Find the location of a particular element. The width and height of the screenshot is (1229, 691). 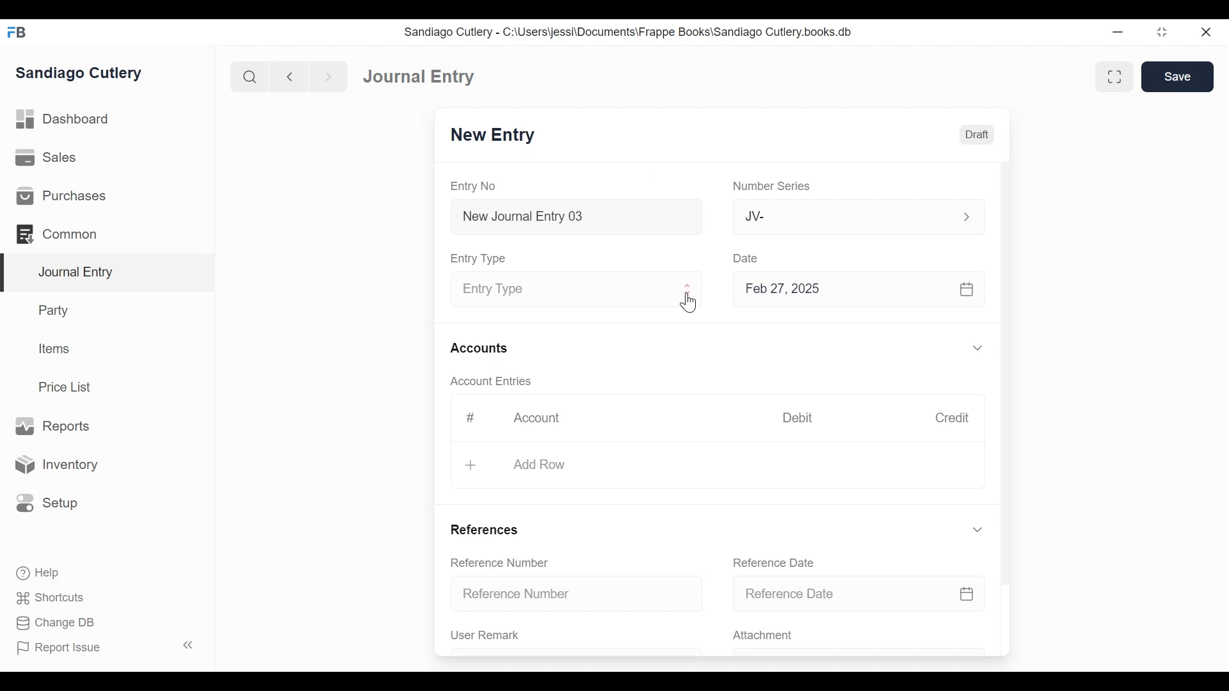

New Journal Entry 03 is located at coordinates (573, 217).